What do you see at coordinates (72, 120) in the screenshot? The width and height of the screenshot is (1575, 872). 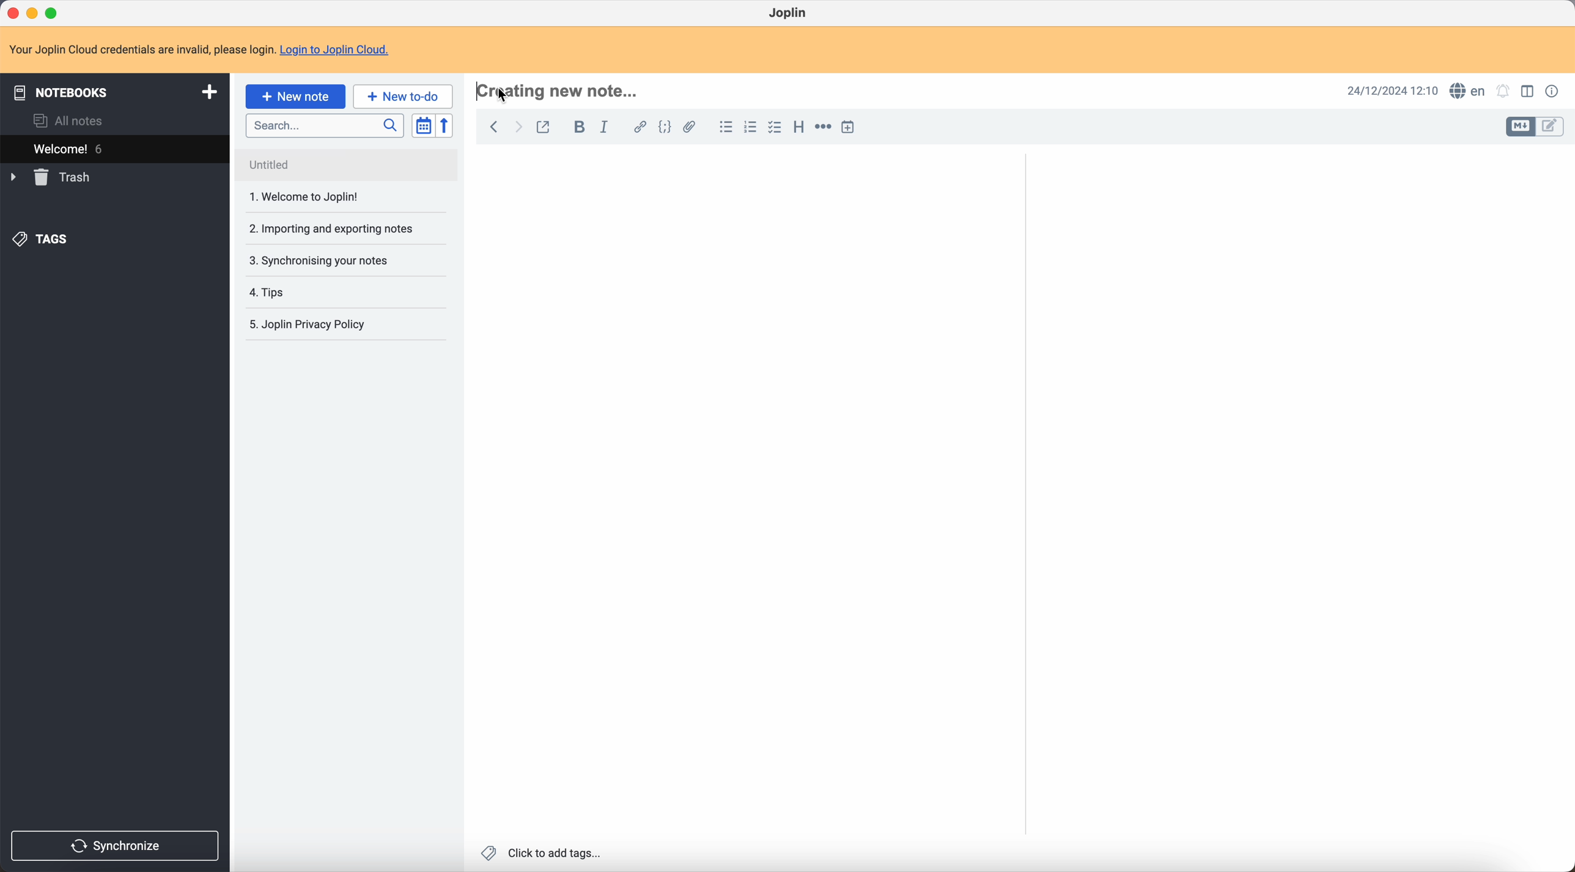 I see `all notes` at bounding box center [72, 120].